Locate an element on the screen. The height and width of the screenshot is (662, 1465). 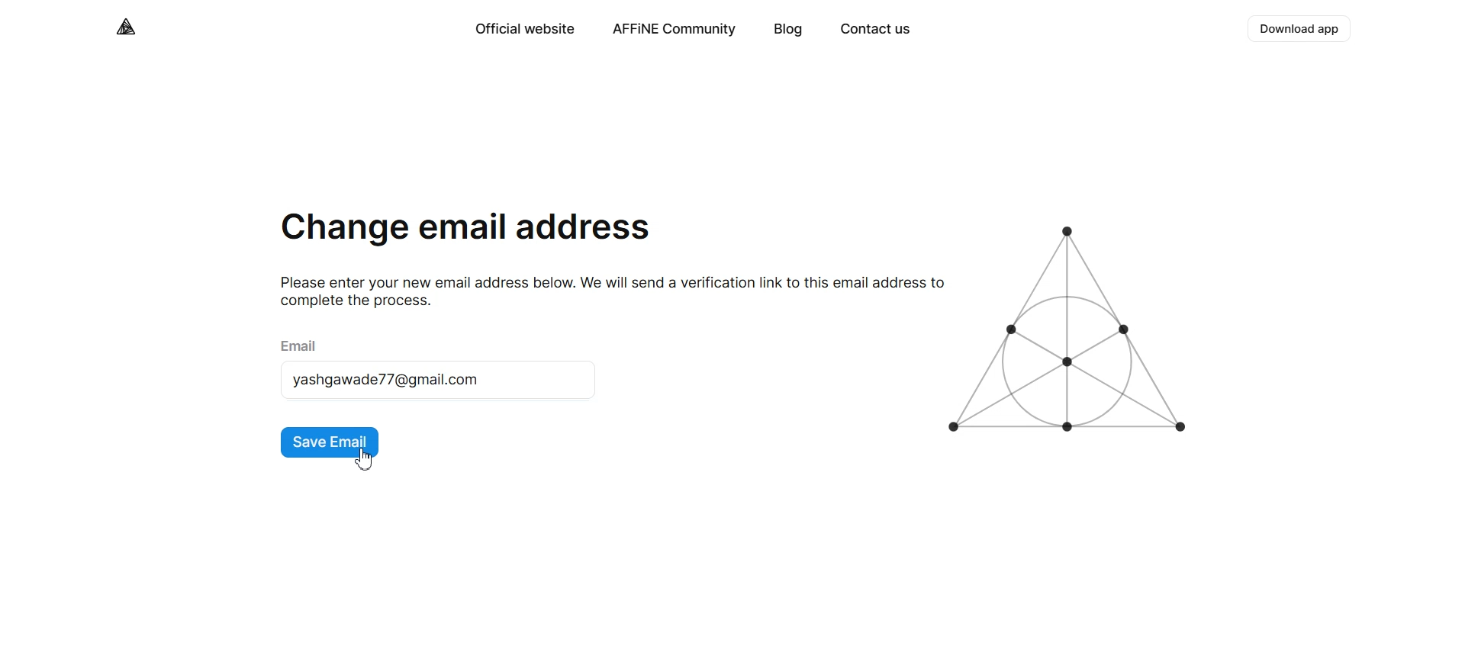
change email address is located at coordinates (466, 231).